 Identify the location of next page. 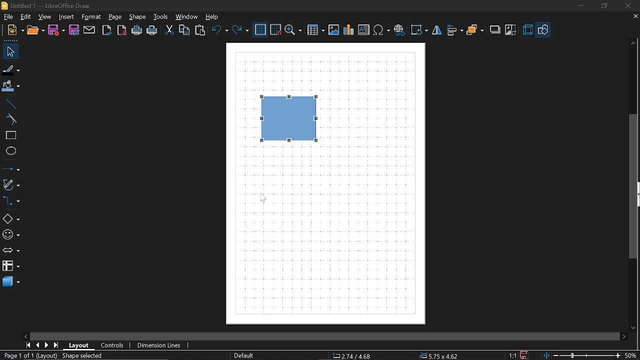
(47, 345).